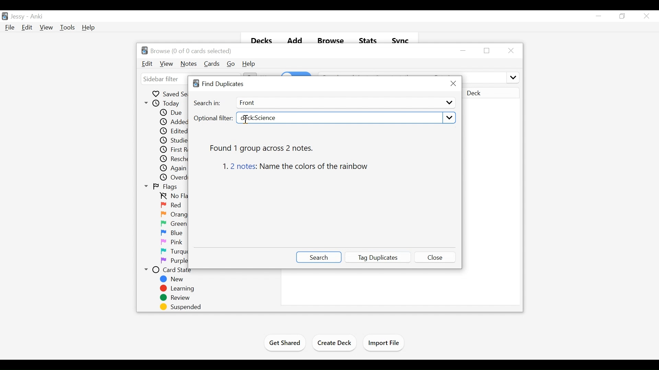 The height and width of the screenshot is (370, 659). What do you see at coordinates (334, 344) in the screenshot?
I see `Create Deck` at bounding box center [334, 344].